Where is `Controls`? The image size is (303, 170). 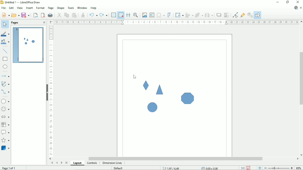
Controls is located at coordinates (92, 163).